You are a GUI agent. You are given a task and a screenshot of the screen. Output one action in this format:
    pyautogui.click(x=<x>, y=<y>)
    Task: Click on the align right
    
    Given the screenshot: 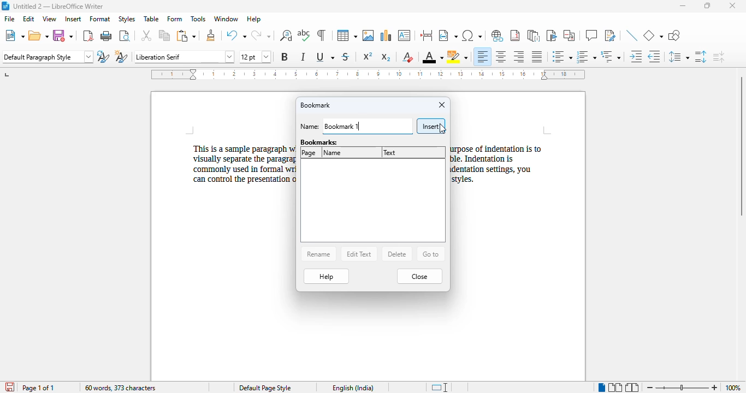 What is the action you would take?
    pyautogui.click(x=518, y=56)
    